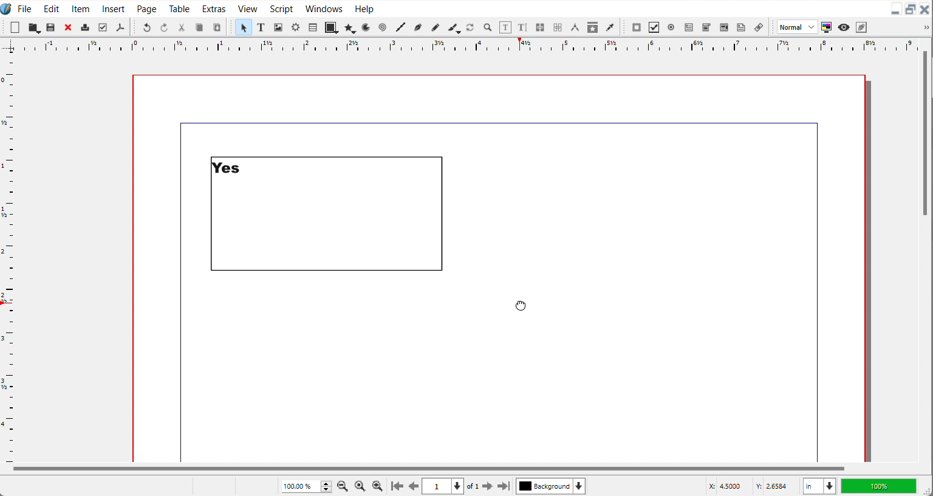 The height and width of the screenshot is (496, 933). What do you see at coordinates (295, 27) in the screenshot?
I see `Render Frame` at bounding box center [295, 27].